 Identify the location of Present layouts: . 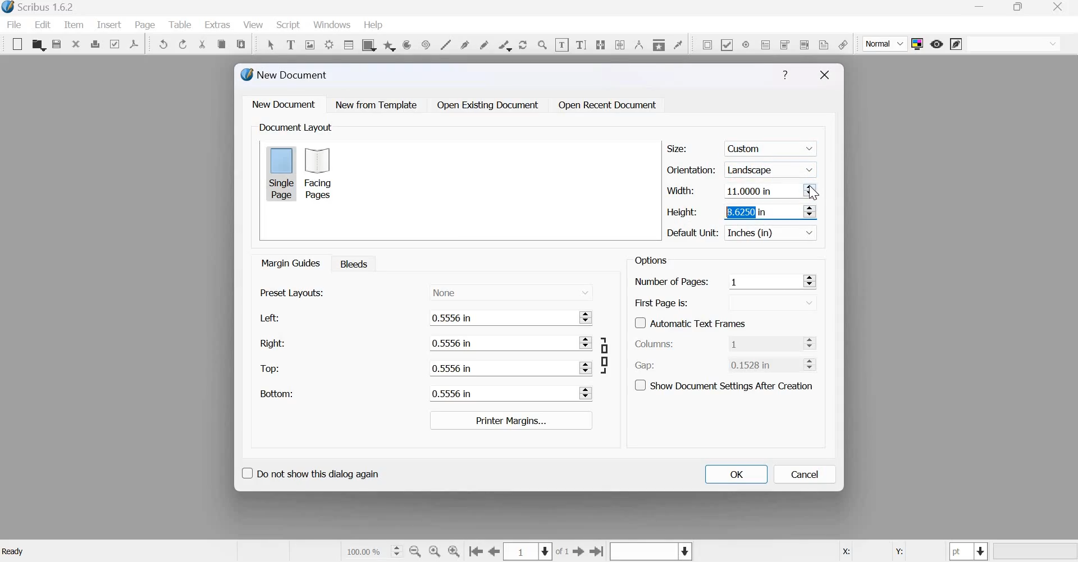
(293, 292).